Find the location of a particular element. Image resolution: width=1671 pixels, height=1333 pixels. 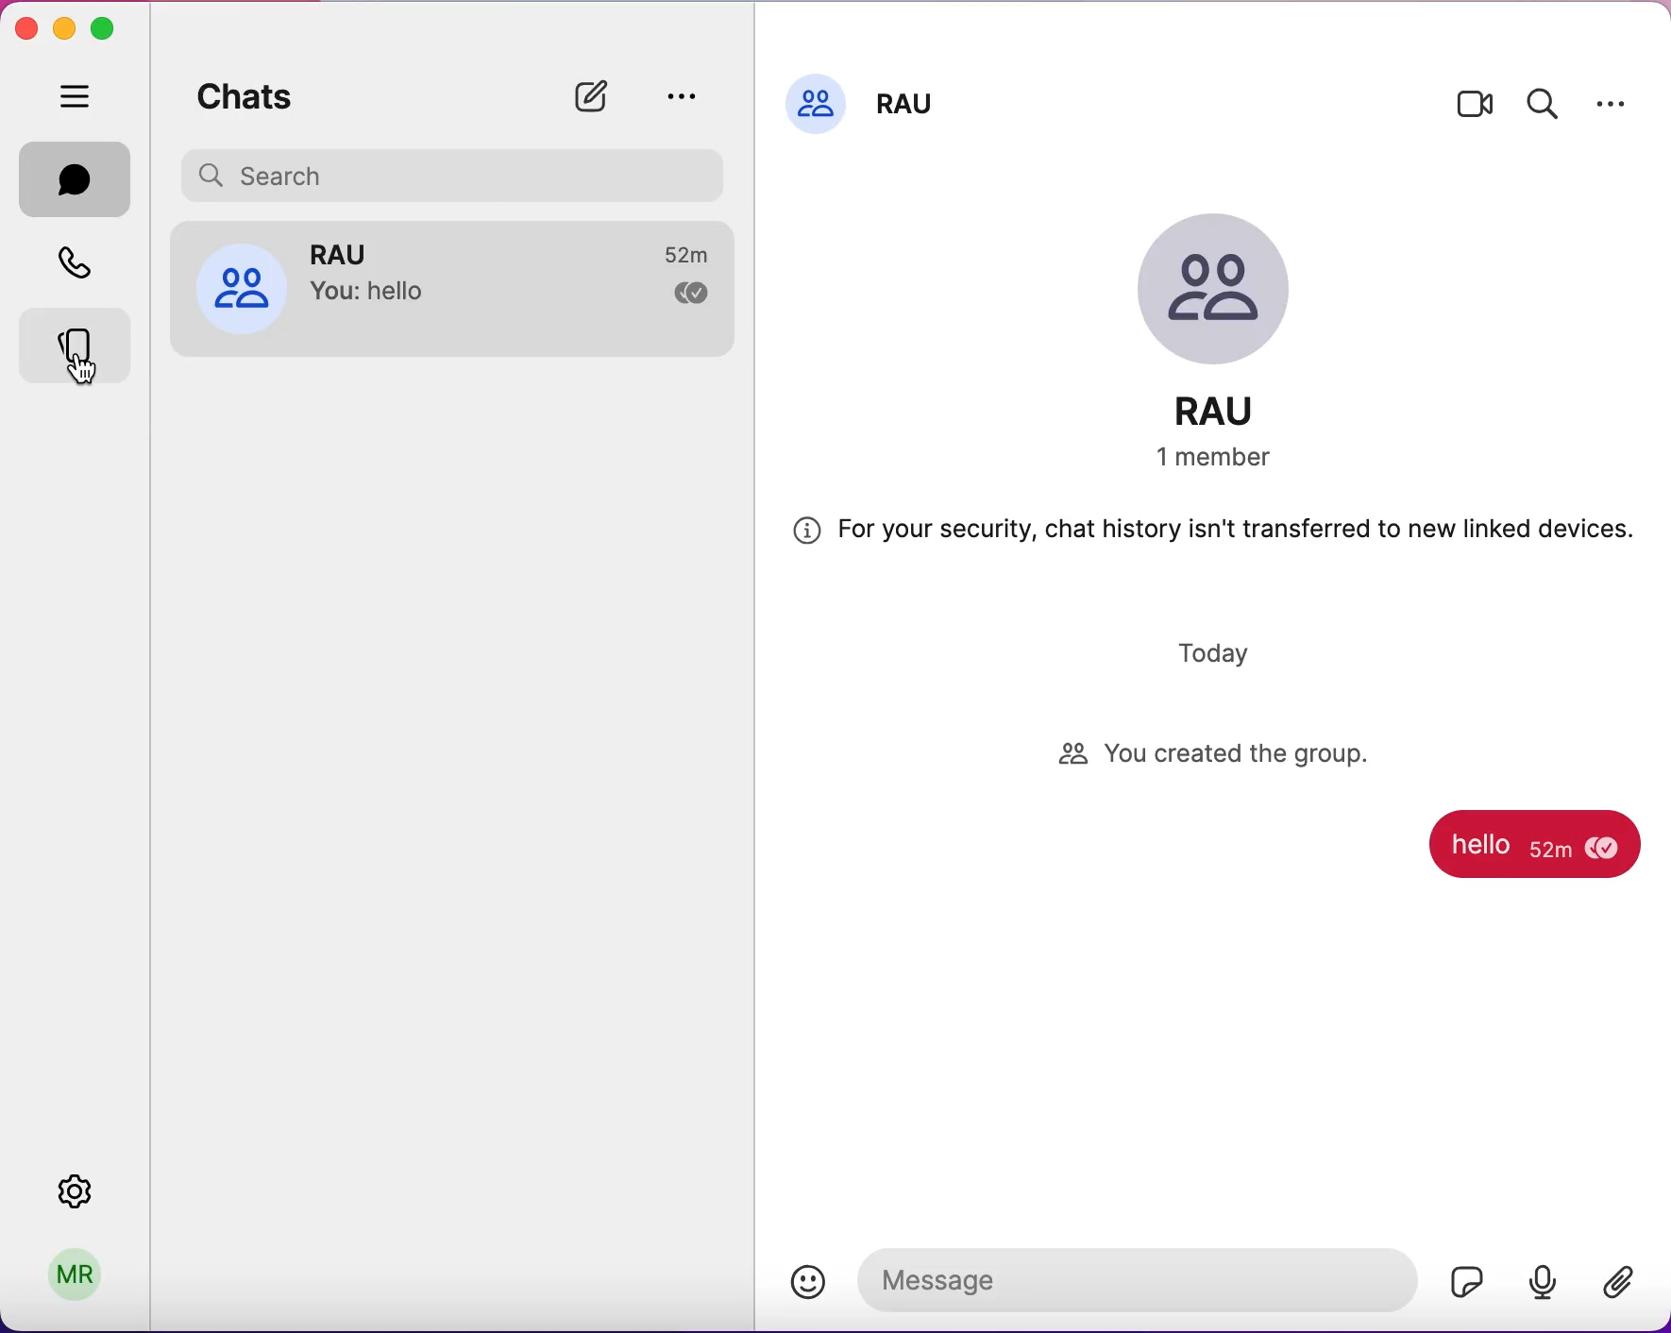

for your security, chat history isn't transferred is located at coordinates (1221, 535).